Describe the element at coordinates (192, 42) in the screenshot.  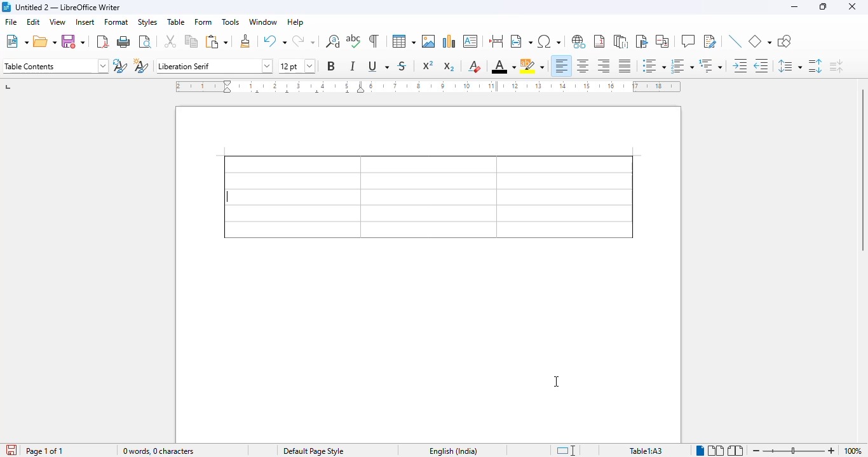
I see `copy` at that location.